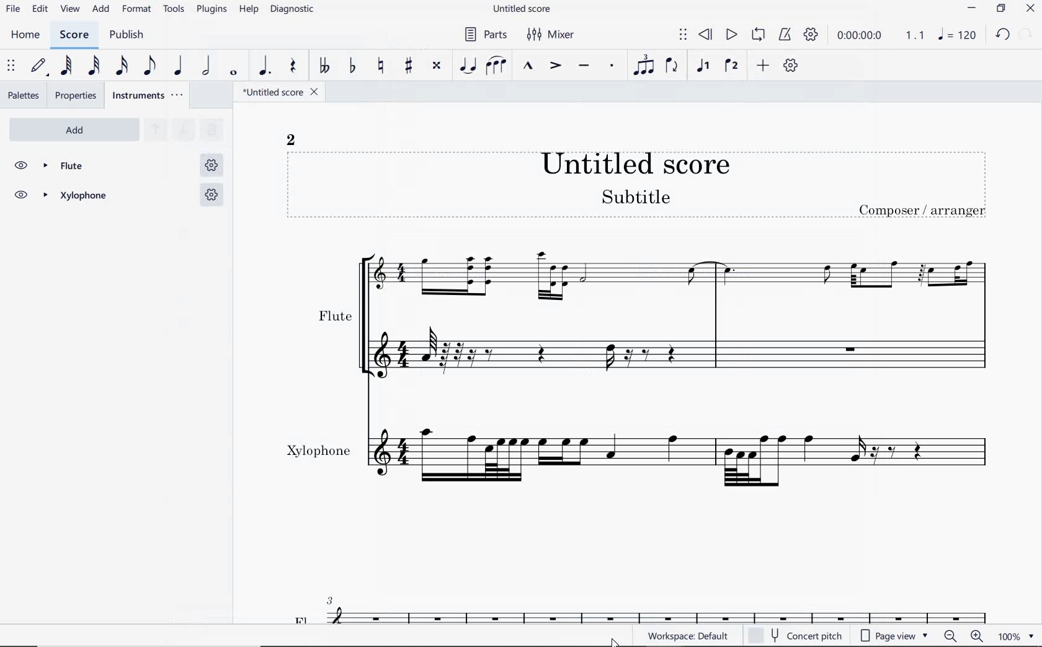 The height and width of the screenshot is (647, 1042). What do you see at coordinates (116, 197) in the screenshot?
I see `XYLOPHONE` at bounding box center [116, 197].